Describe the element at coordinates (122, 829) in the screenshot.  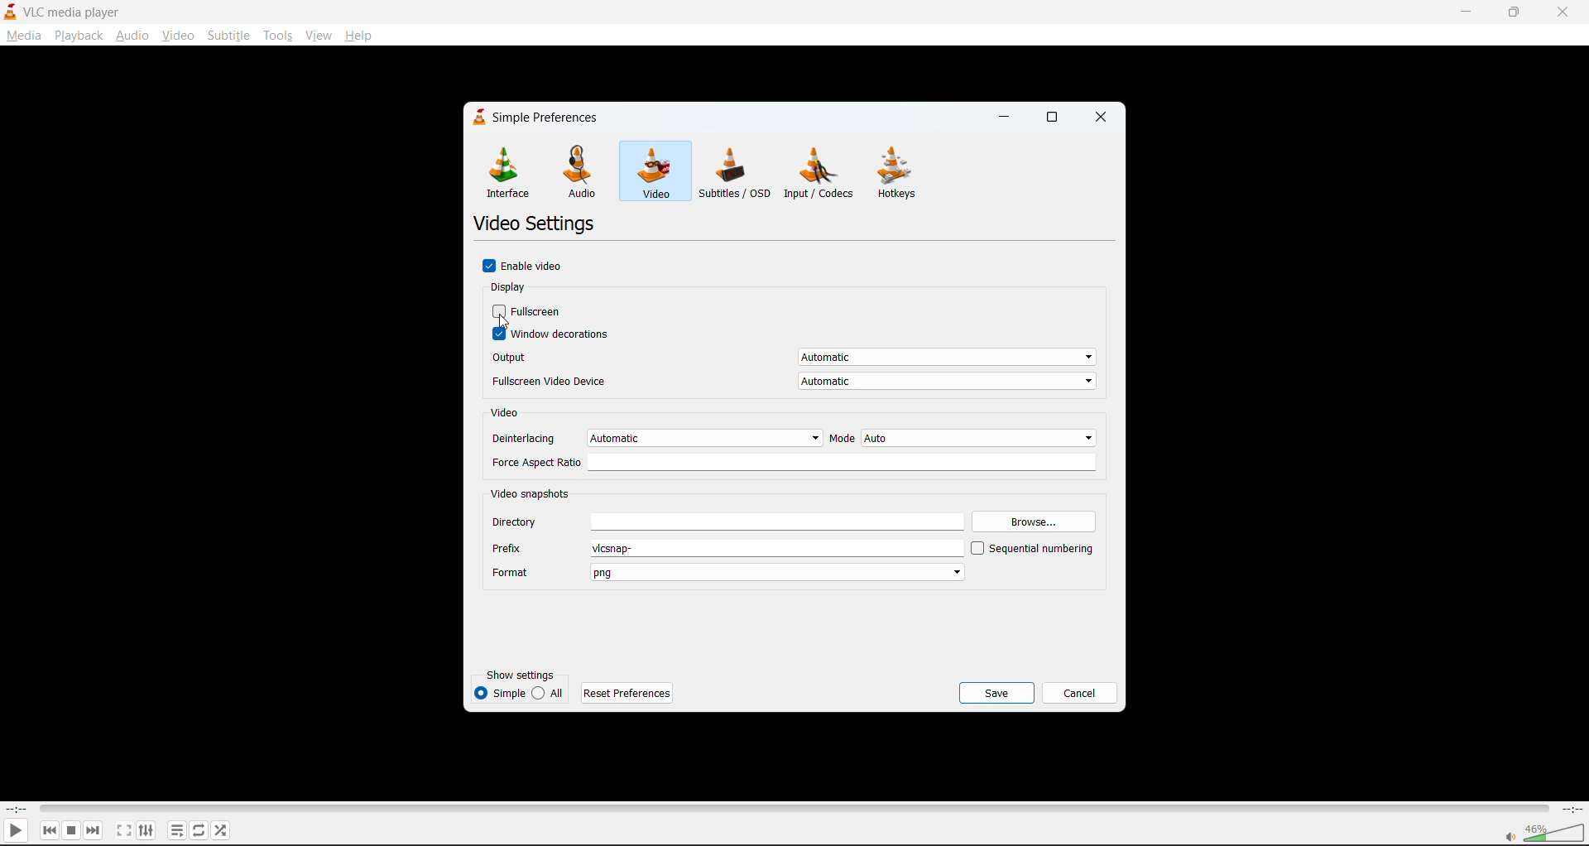
I see `fullscreen` at that location.